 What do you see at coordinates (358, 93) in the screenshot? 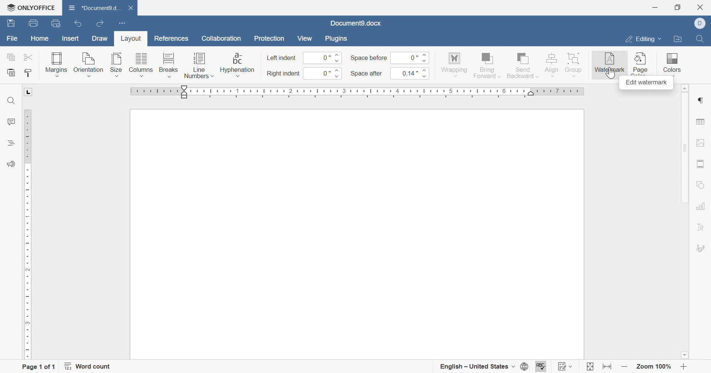
I see `ruler` at bounding box center [358, 93].